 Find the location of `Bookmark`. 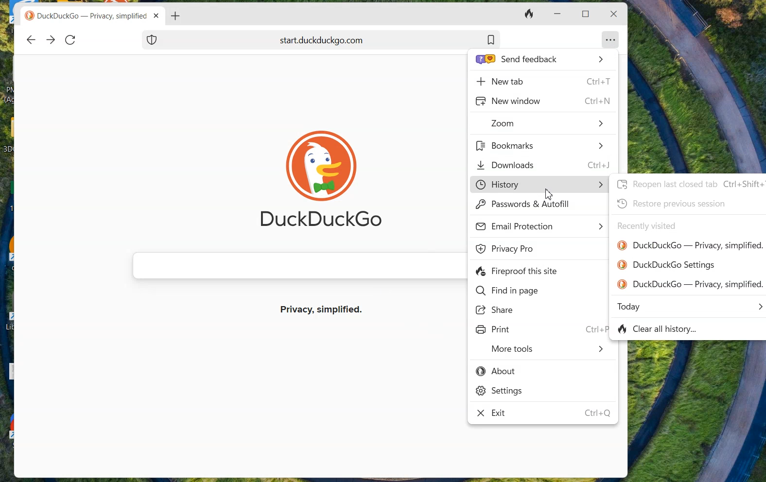

Bookmark is located at coordinates (491, 39).